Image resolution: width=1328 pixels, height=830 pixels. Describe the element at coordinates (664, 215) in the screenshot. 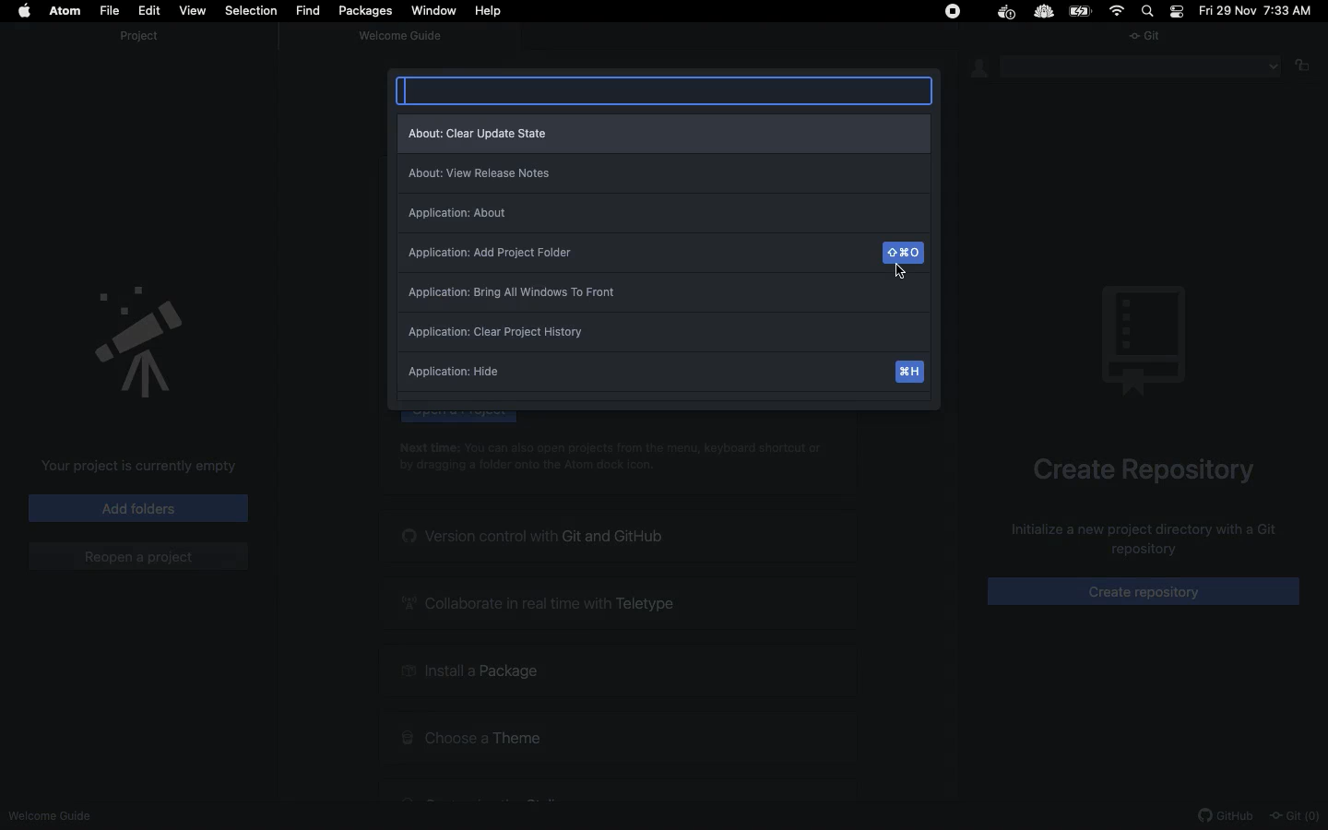

I see `Application about` at that location.